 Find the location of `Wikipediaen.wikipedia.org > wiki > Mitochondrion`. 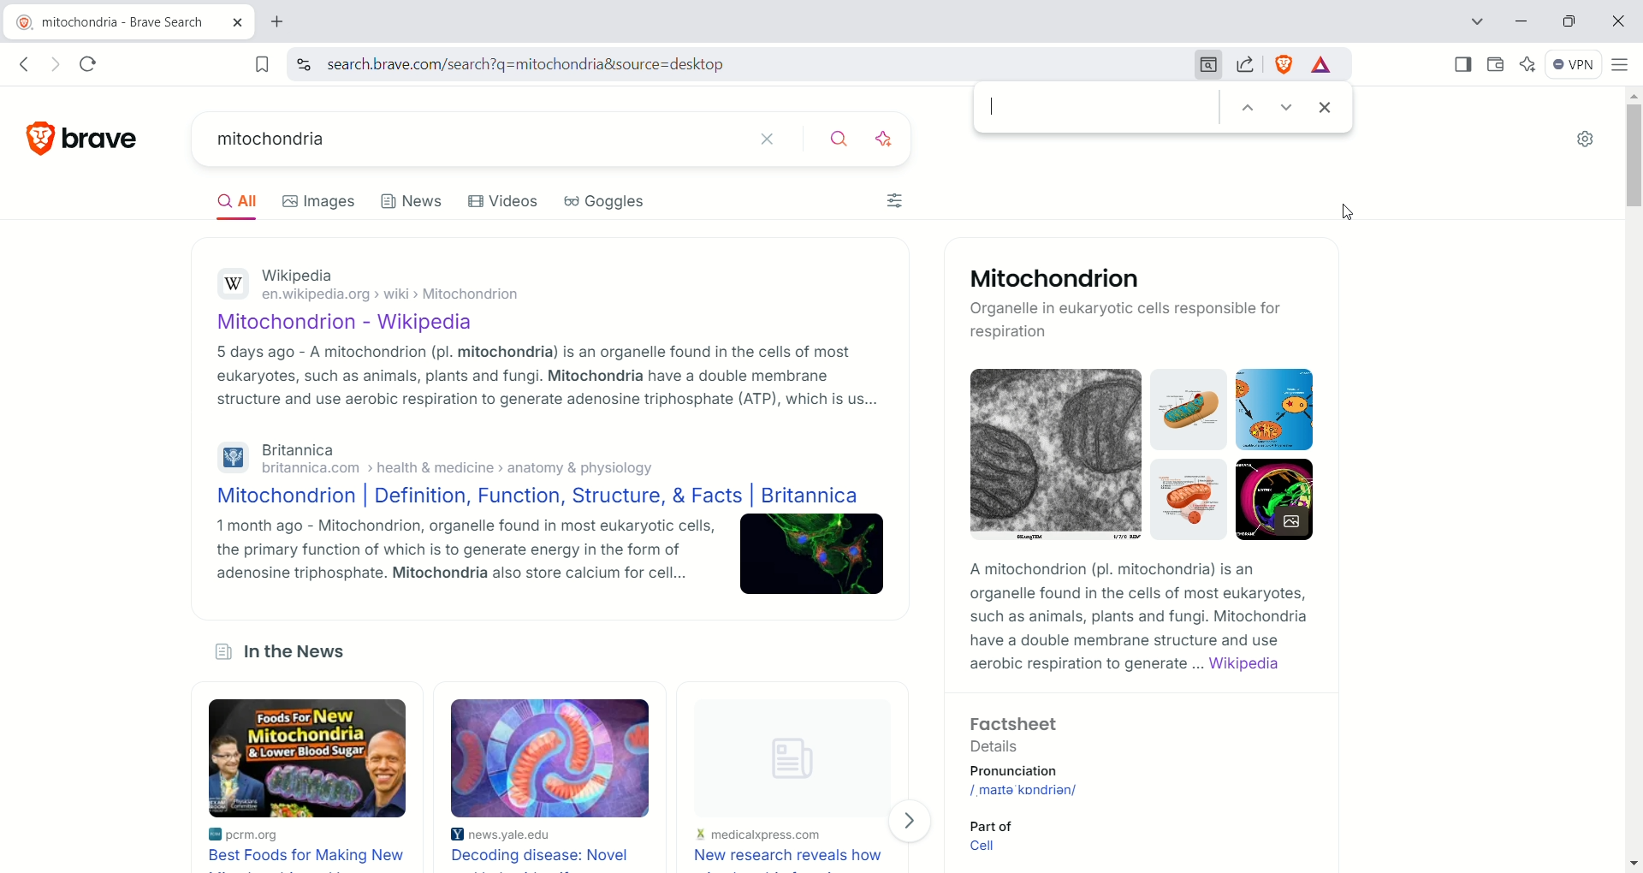

Wikipediaen.wikipedia.org > wiki > Mitochondrion is located at coordinates (424, 283).